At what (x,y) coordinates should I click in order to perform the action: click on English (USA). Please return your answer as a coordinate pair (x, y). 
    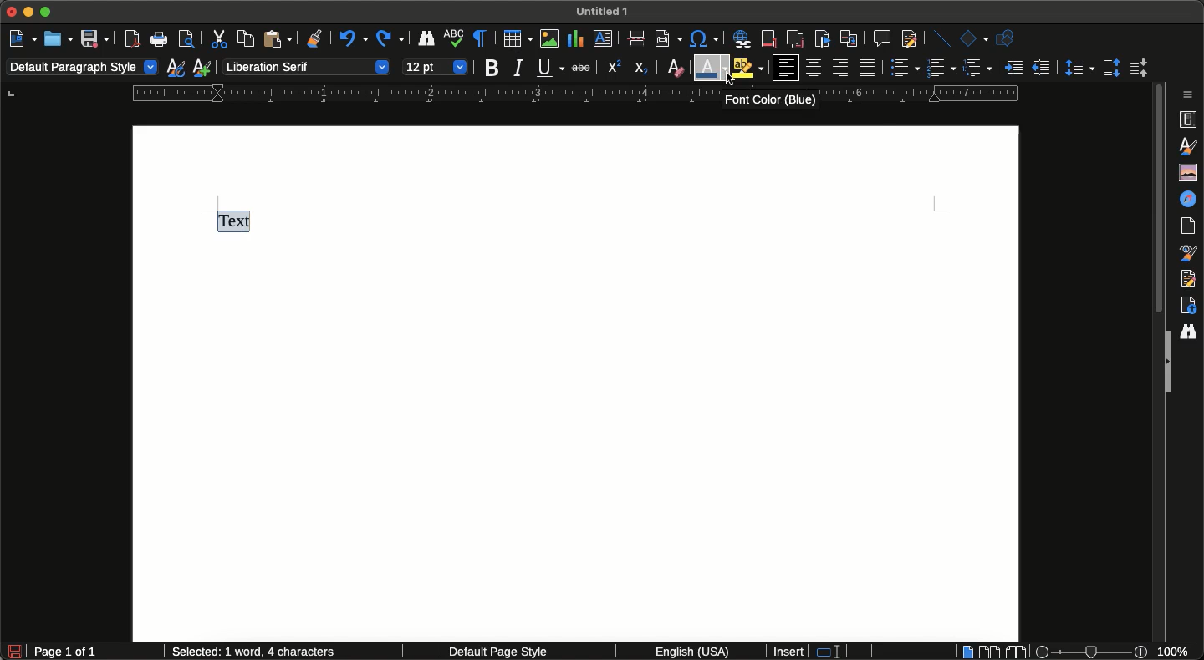
    Looking at the image, I should click on (686, 652).